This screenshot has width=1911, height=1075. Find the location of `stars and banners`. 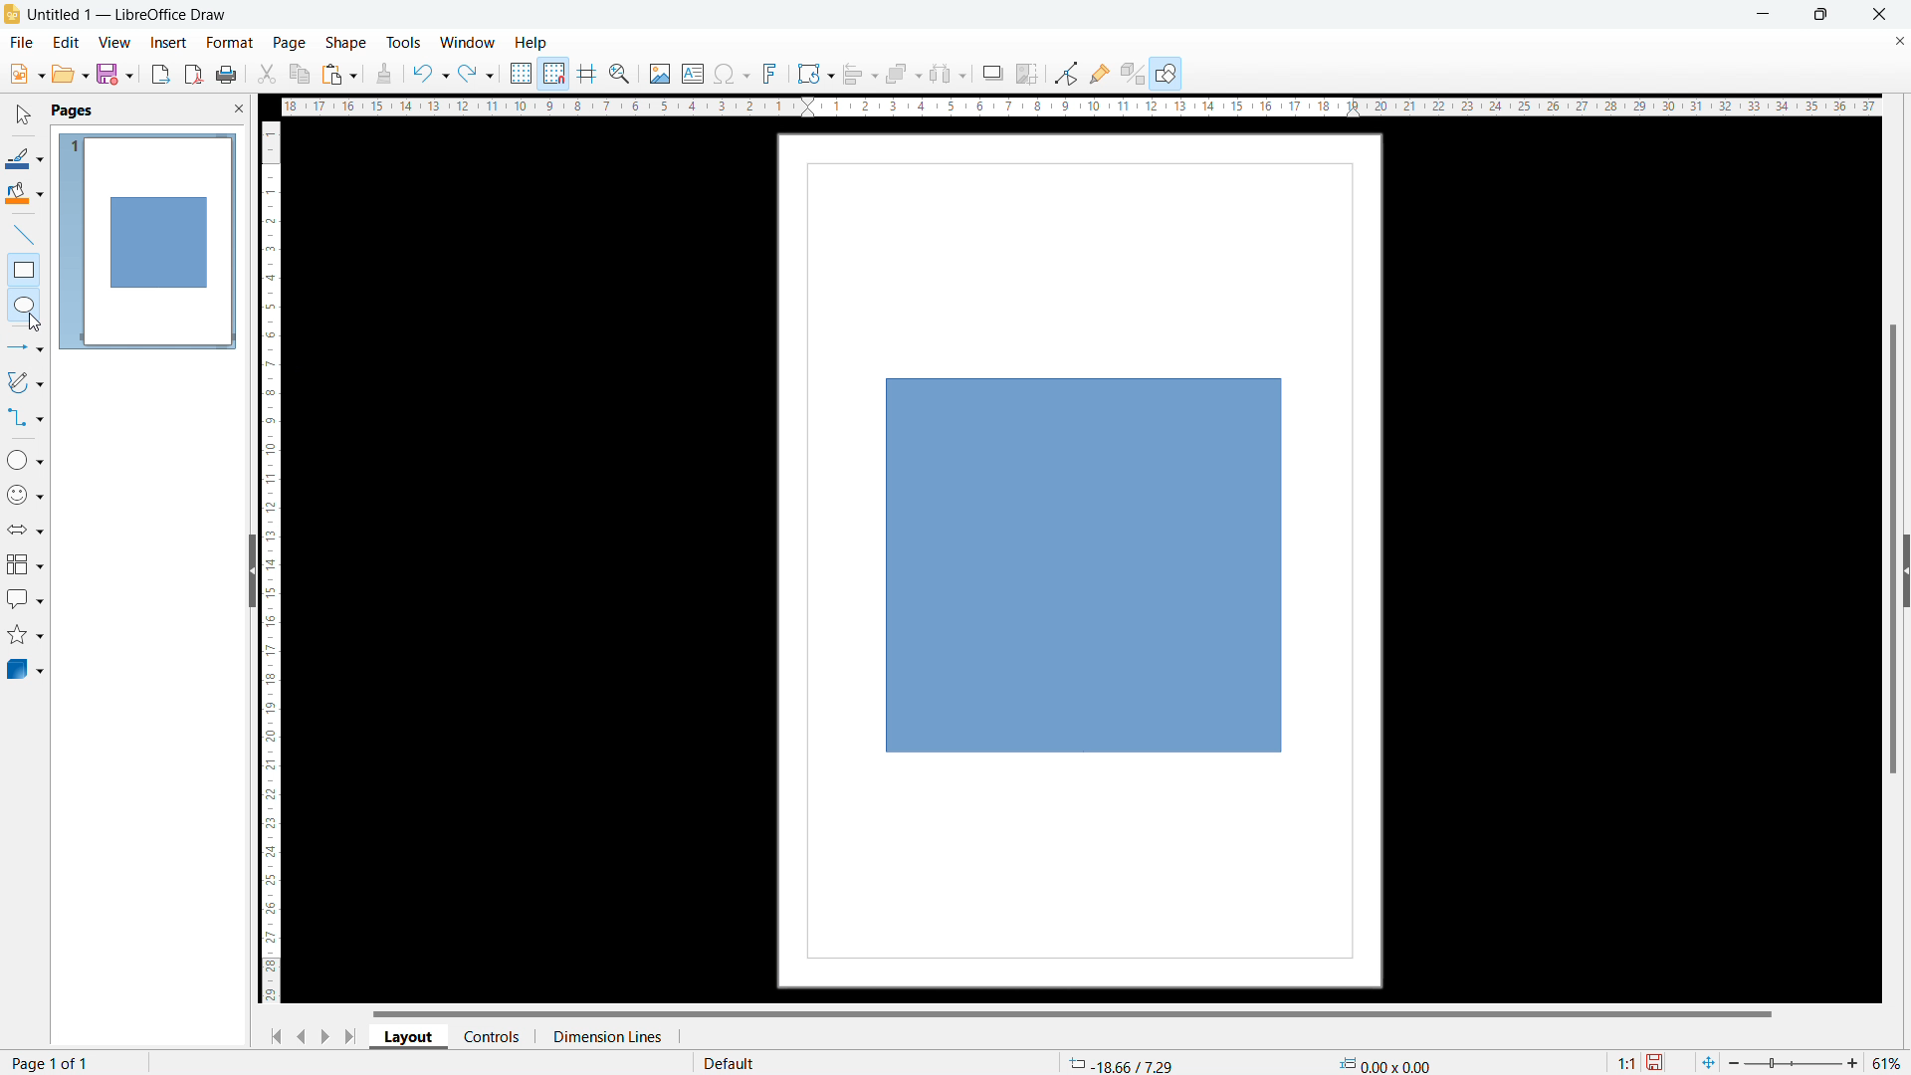

stars and banners is located at coordinates (24, 637).